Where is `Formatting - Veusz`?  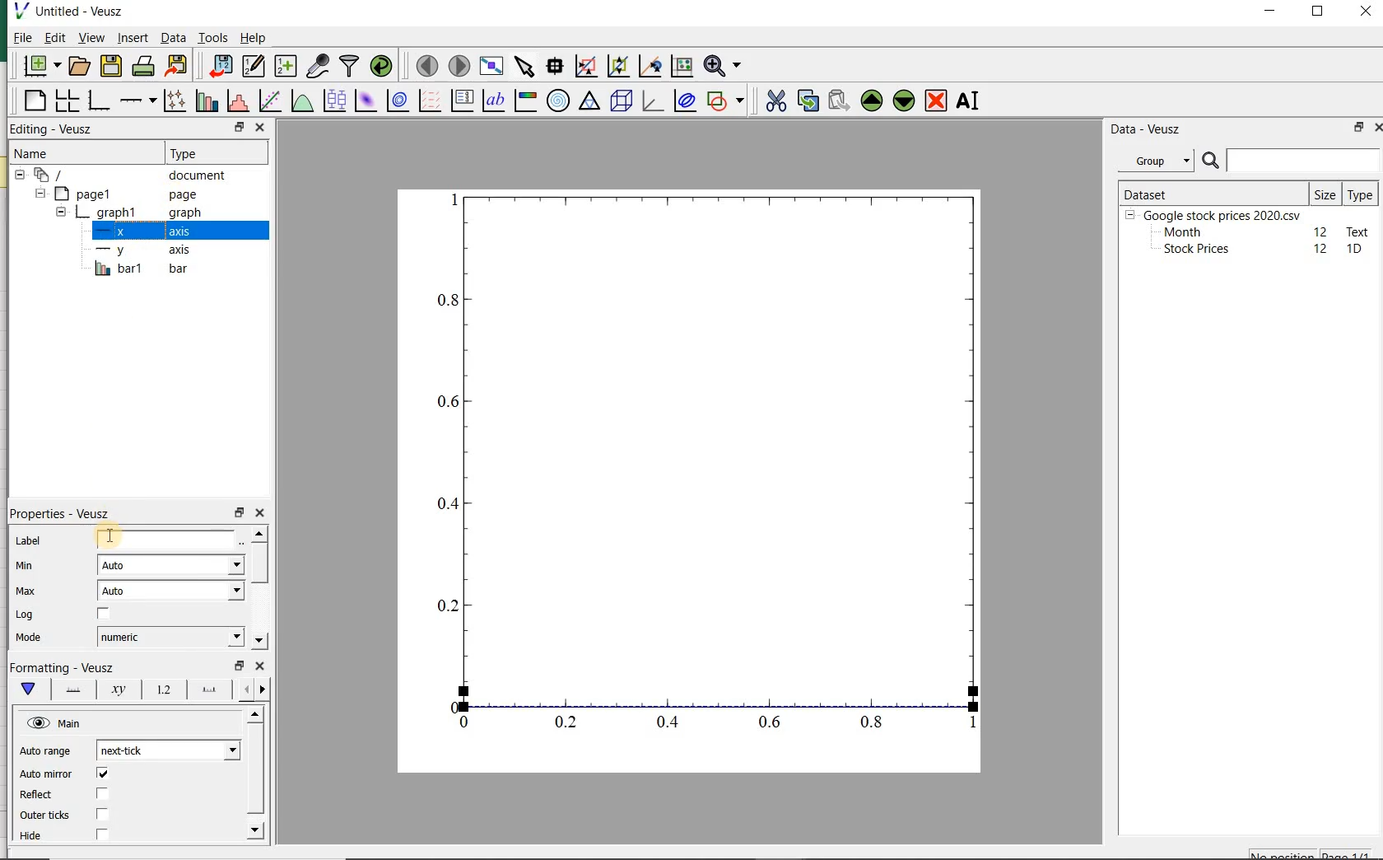 Formatting - Veusz is located at coordinates (67, 666).